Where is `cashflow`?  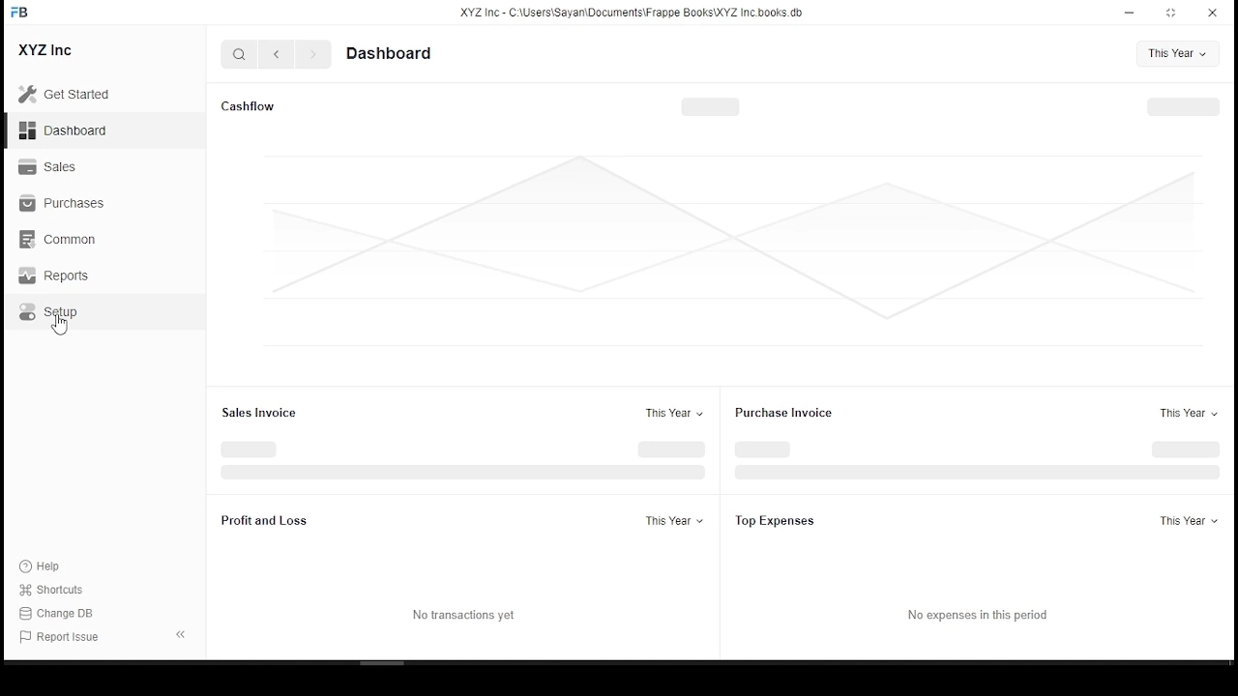
cashflow is located at coordinates (249, 106).